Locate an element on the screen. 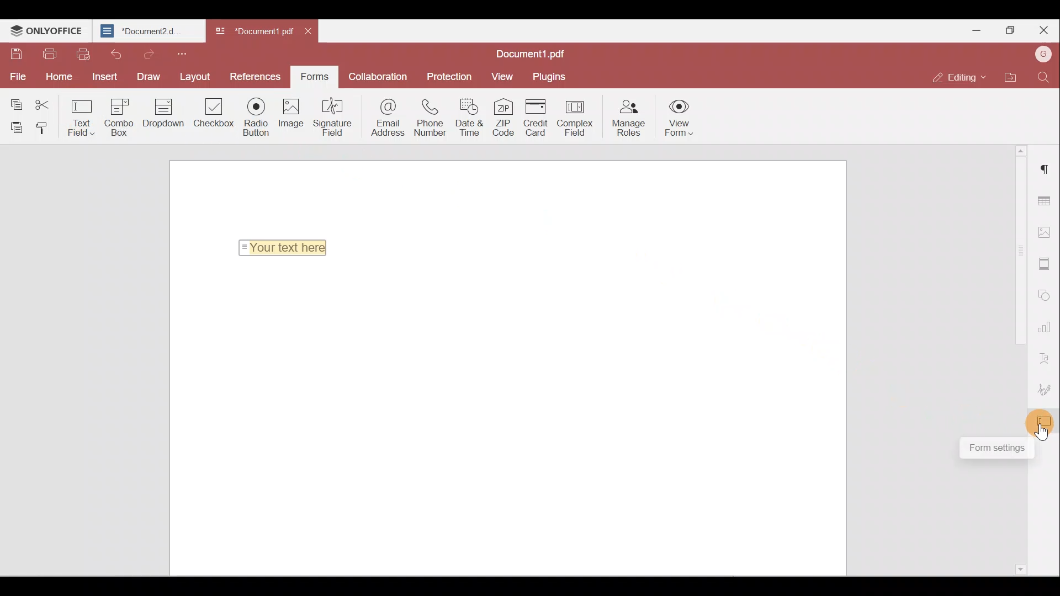  Check box is located at coordinates (213, 114).